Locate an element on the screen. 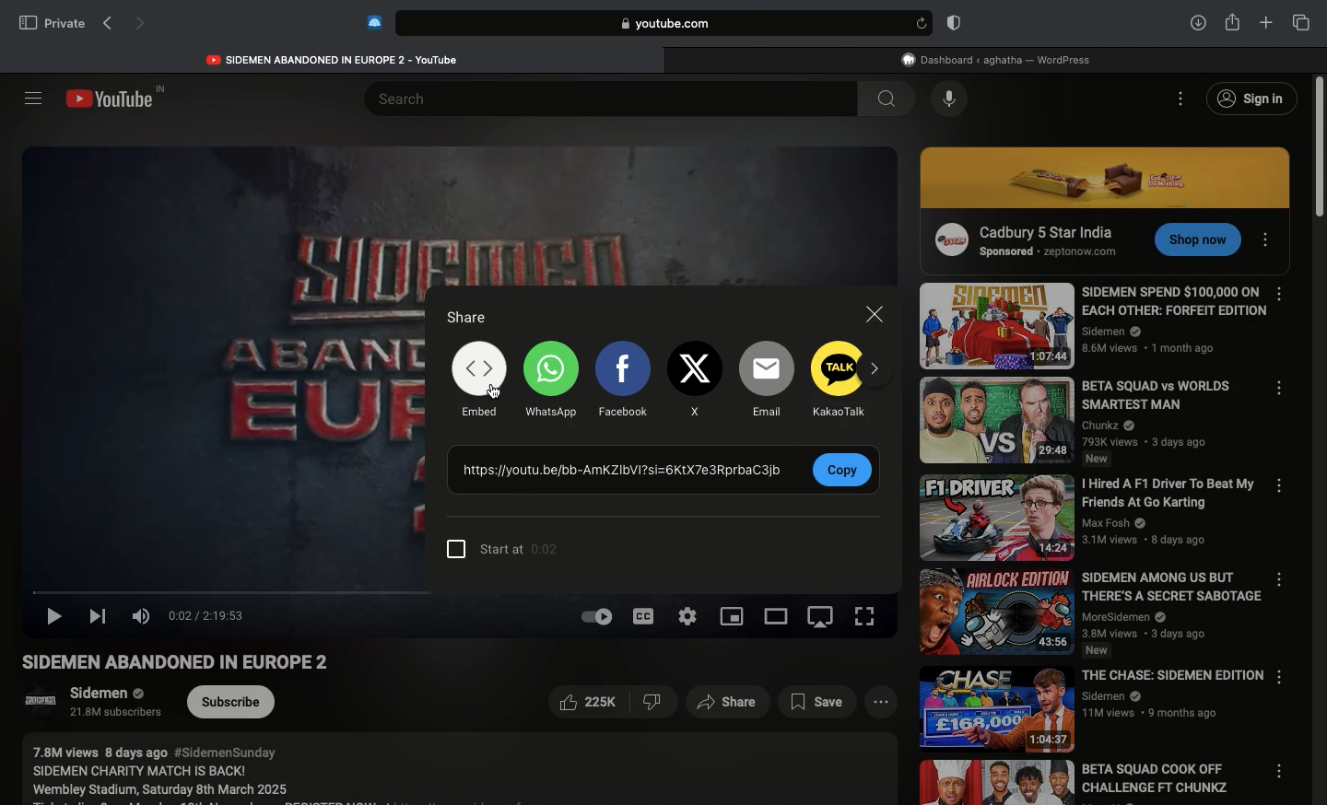  New tab is located at coordinates (1266, 23).